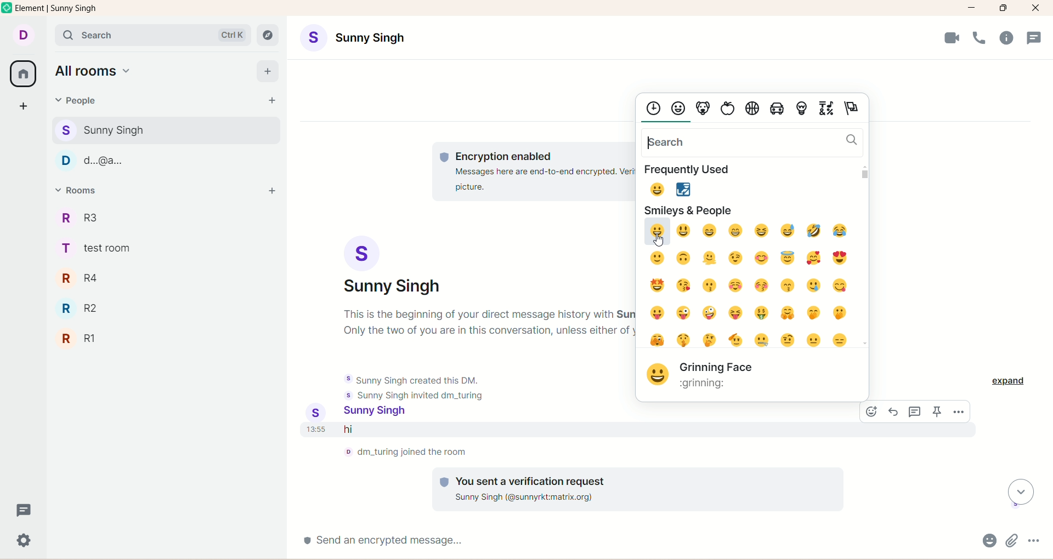 The image size is (1053, 560). I want to click on expand, so click(1009, 381).